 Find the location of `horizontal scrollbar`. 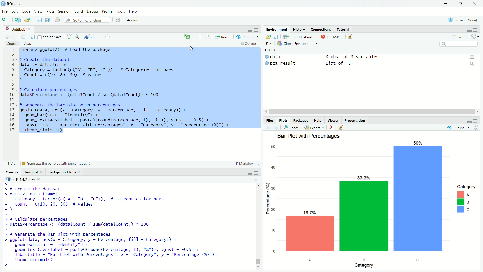

horizontal scrollbar is located at coordinates (372, 112).